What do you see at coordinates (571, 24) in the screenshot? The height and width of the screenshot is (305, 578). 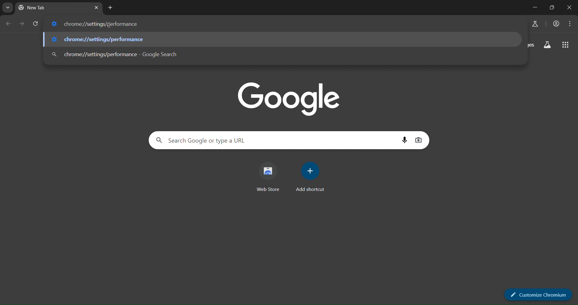 I see `menu` at bounding box center [571, 24].